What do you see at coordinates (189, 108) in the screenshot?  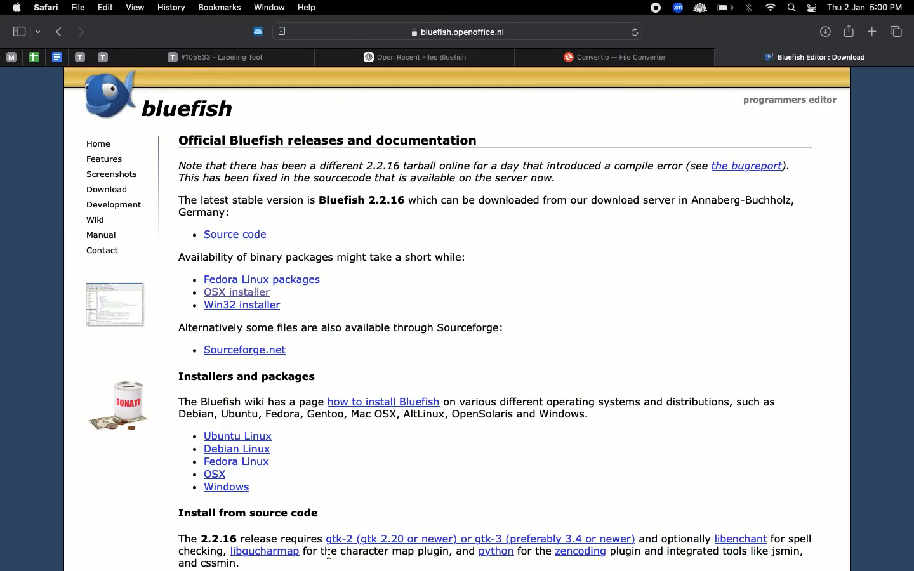 I see `bluefish` at bounding box center [189, 108].